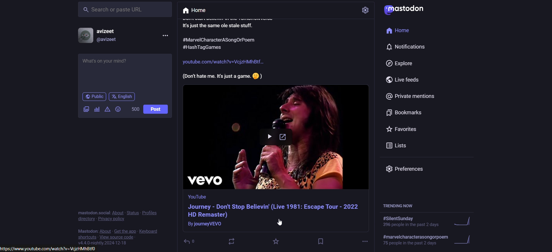  What do you see at coordinates (281, 222) in the screenshot?
I see `Cursor` at bounding box center [281, 222].